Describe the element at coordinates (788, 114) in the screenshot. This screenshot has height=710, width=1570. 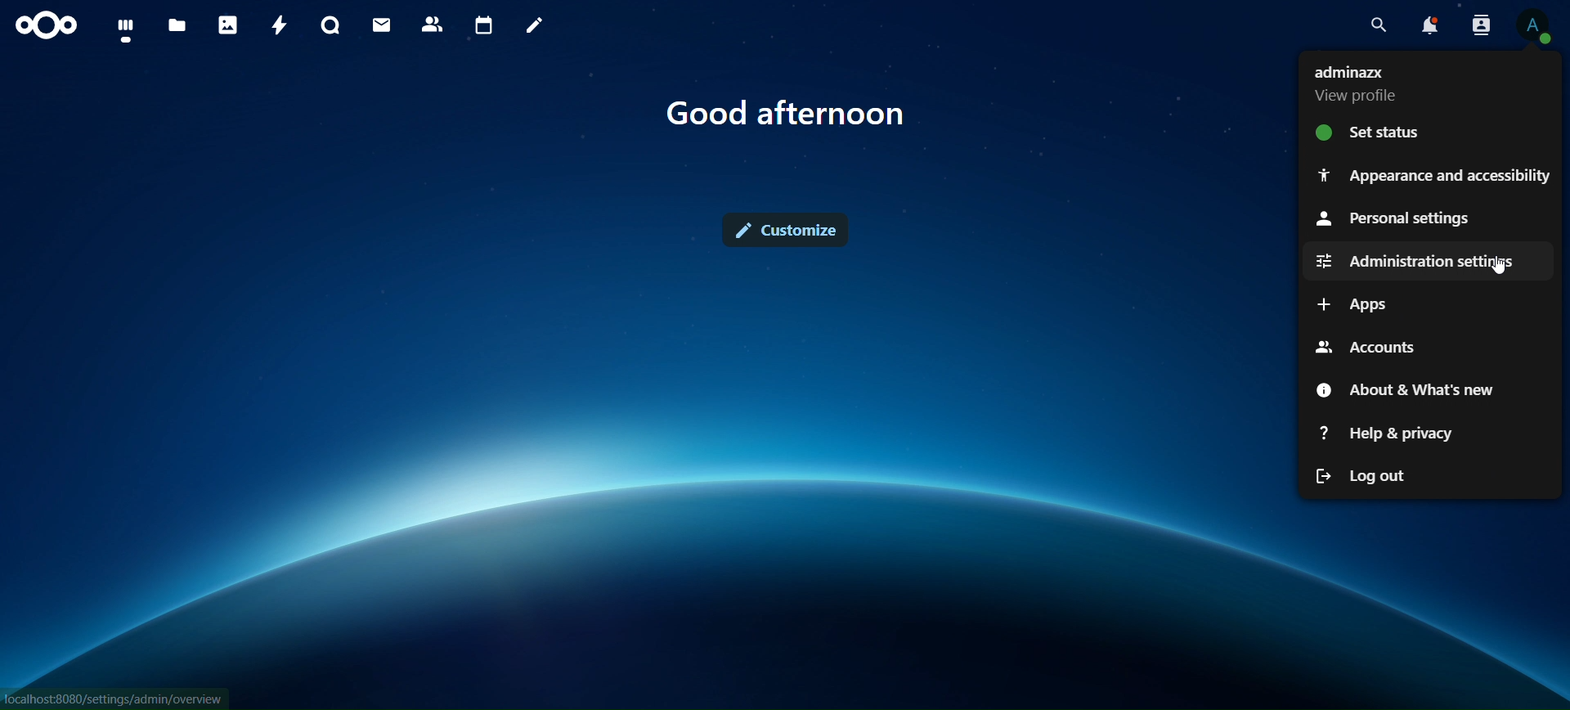
I see `text` at that location.